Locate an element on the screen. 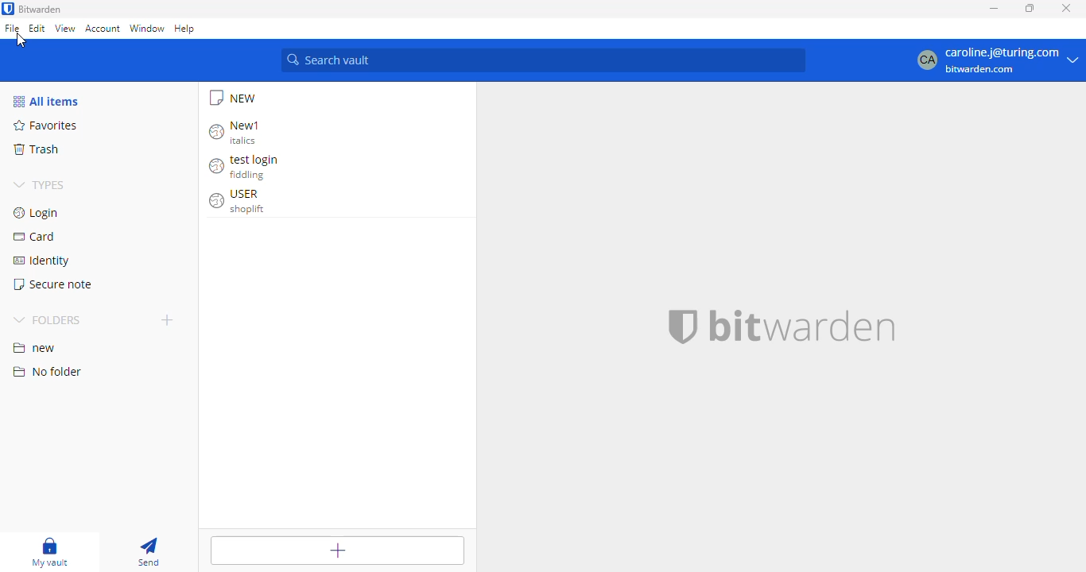 The width and height of the screenshot is (1086, 572). edit is located at coordinates (37, 29).